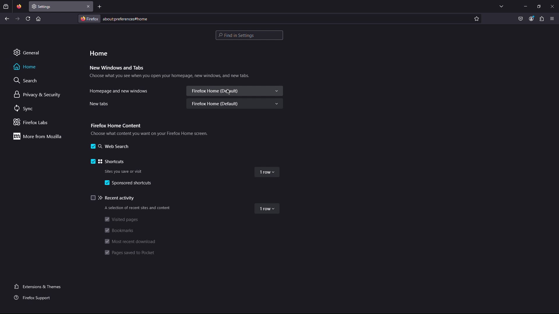 The image size is (559, 314). Describe the element at coordinates (26, 80) in the screenshot. I see `Search` at that location.